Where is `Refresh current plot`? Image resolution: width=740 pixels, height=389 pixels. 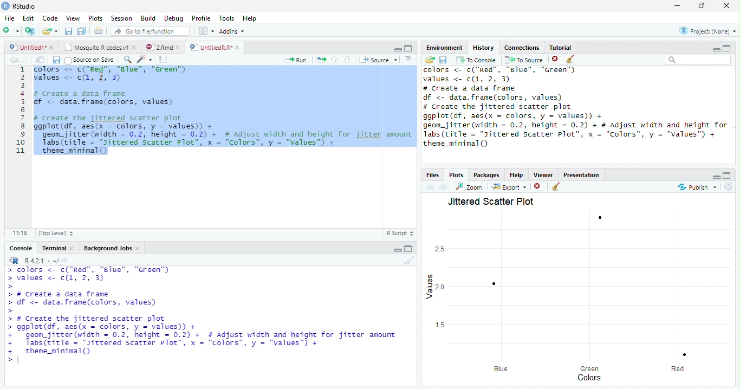
Refresh current plot is located at coordinates (729, 187).